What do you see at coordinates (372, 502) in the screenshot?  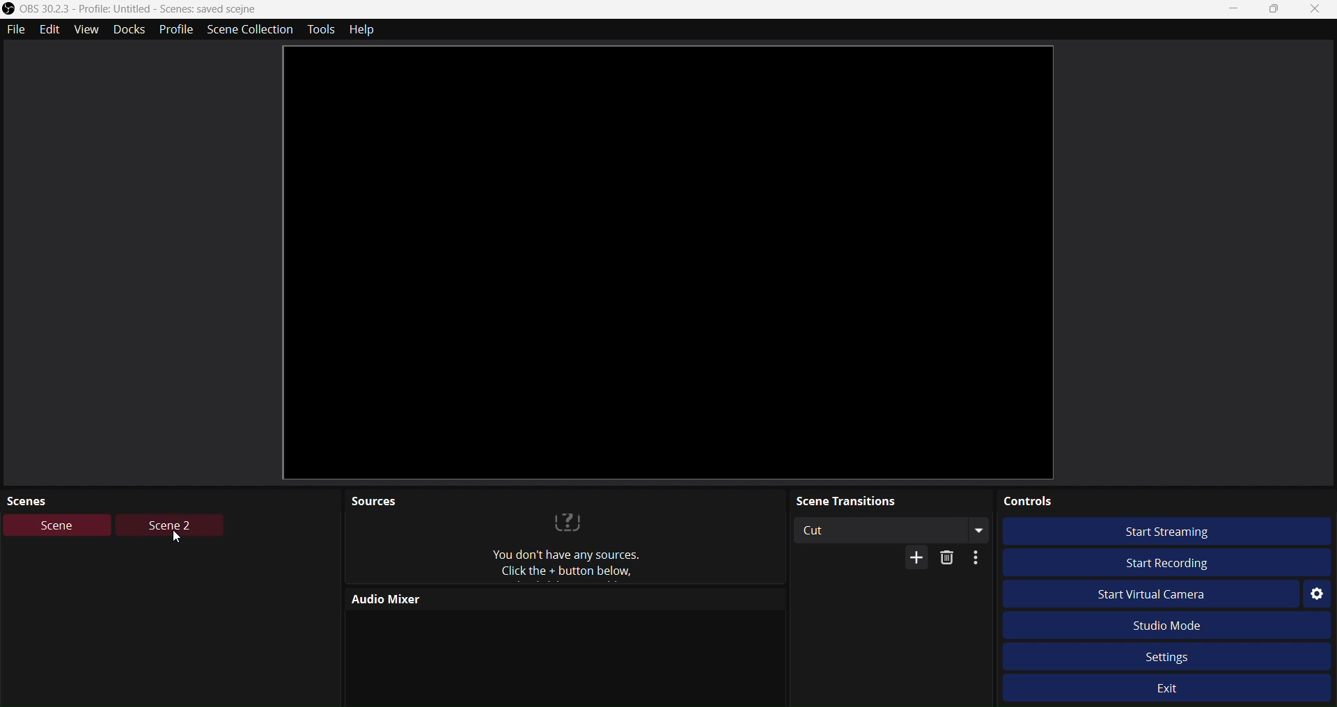 I see `Sources` at bounding box center [372, 502].